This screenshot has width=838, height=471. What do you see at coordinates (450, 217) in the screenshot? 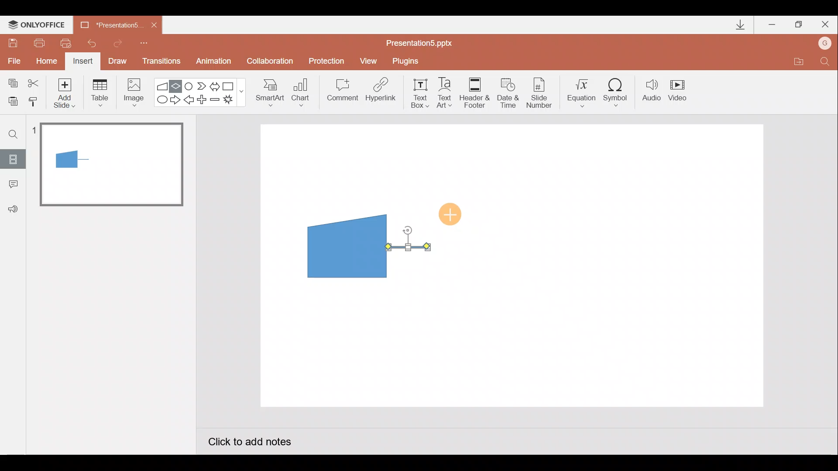
I see `Cursor` at bounding box center [450, 217].